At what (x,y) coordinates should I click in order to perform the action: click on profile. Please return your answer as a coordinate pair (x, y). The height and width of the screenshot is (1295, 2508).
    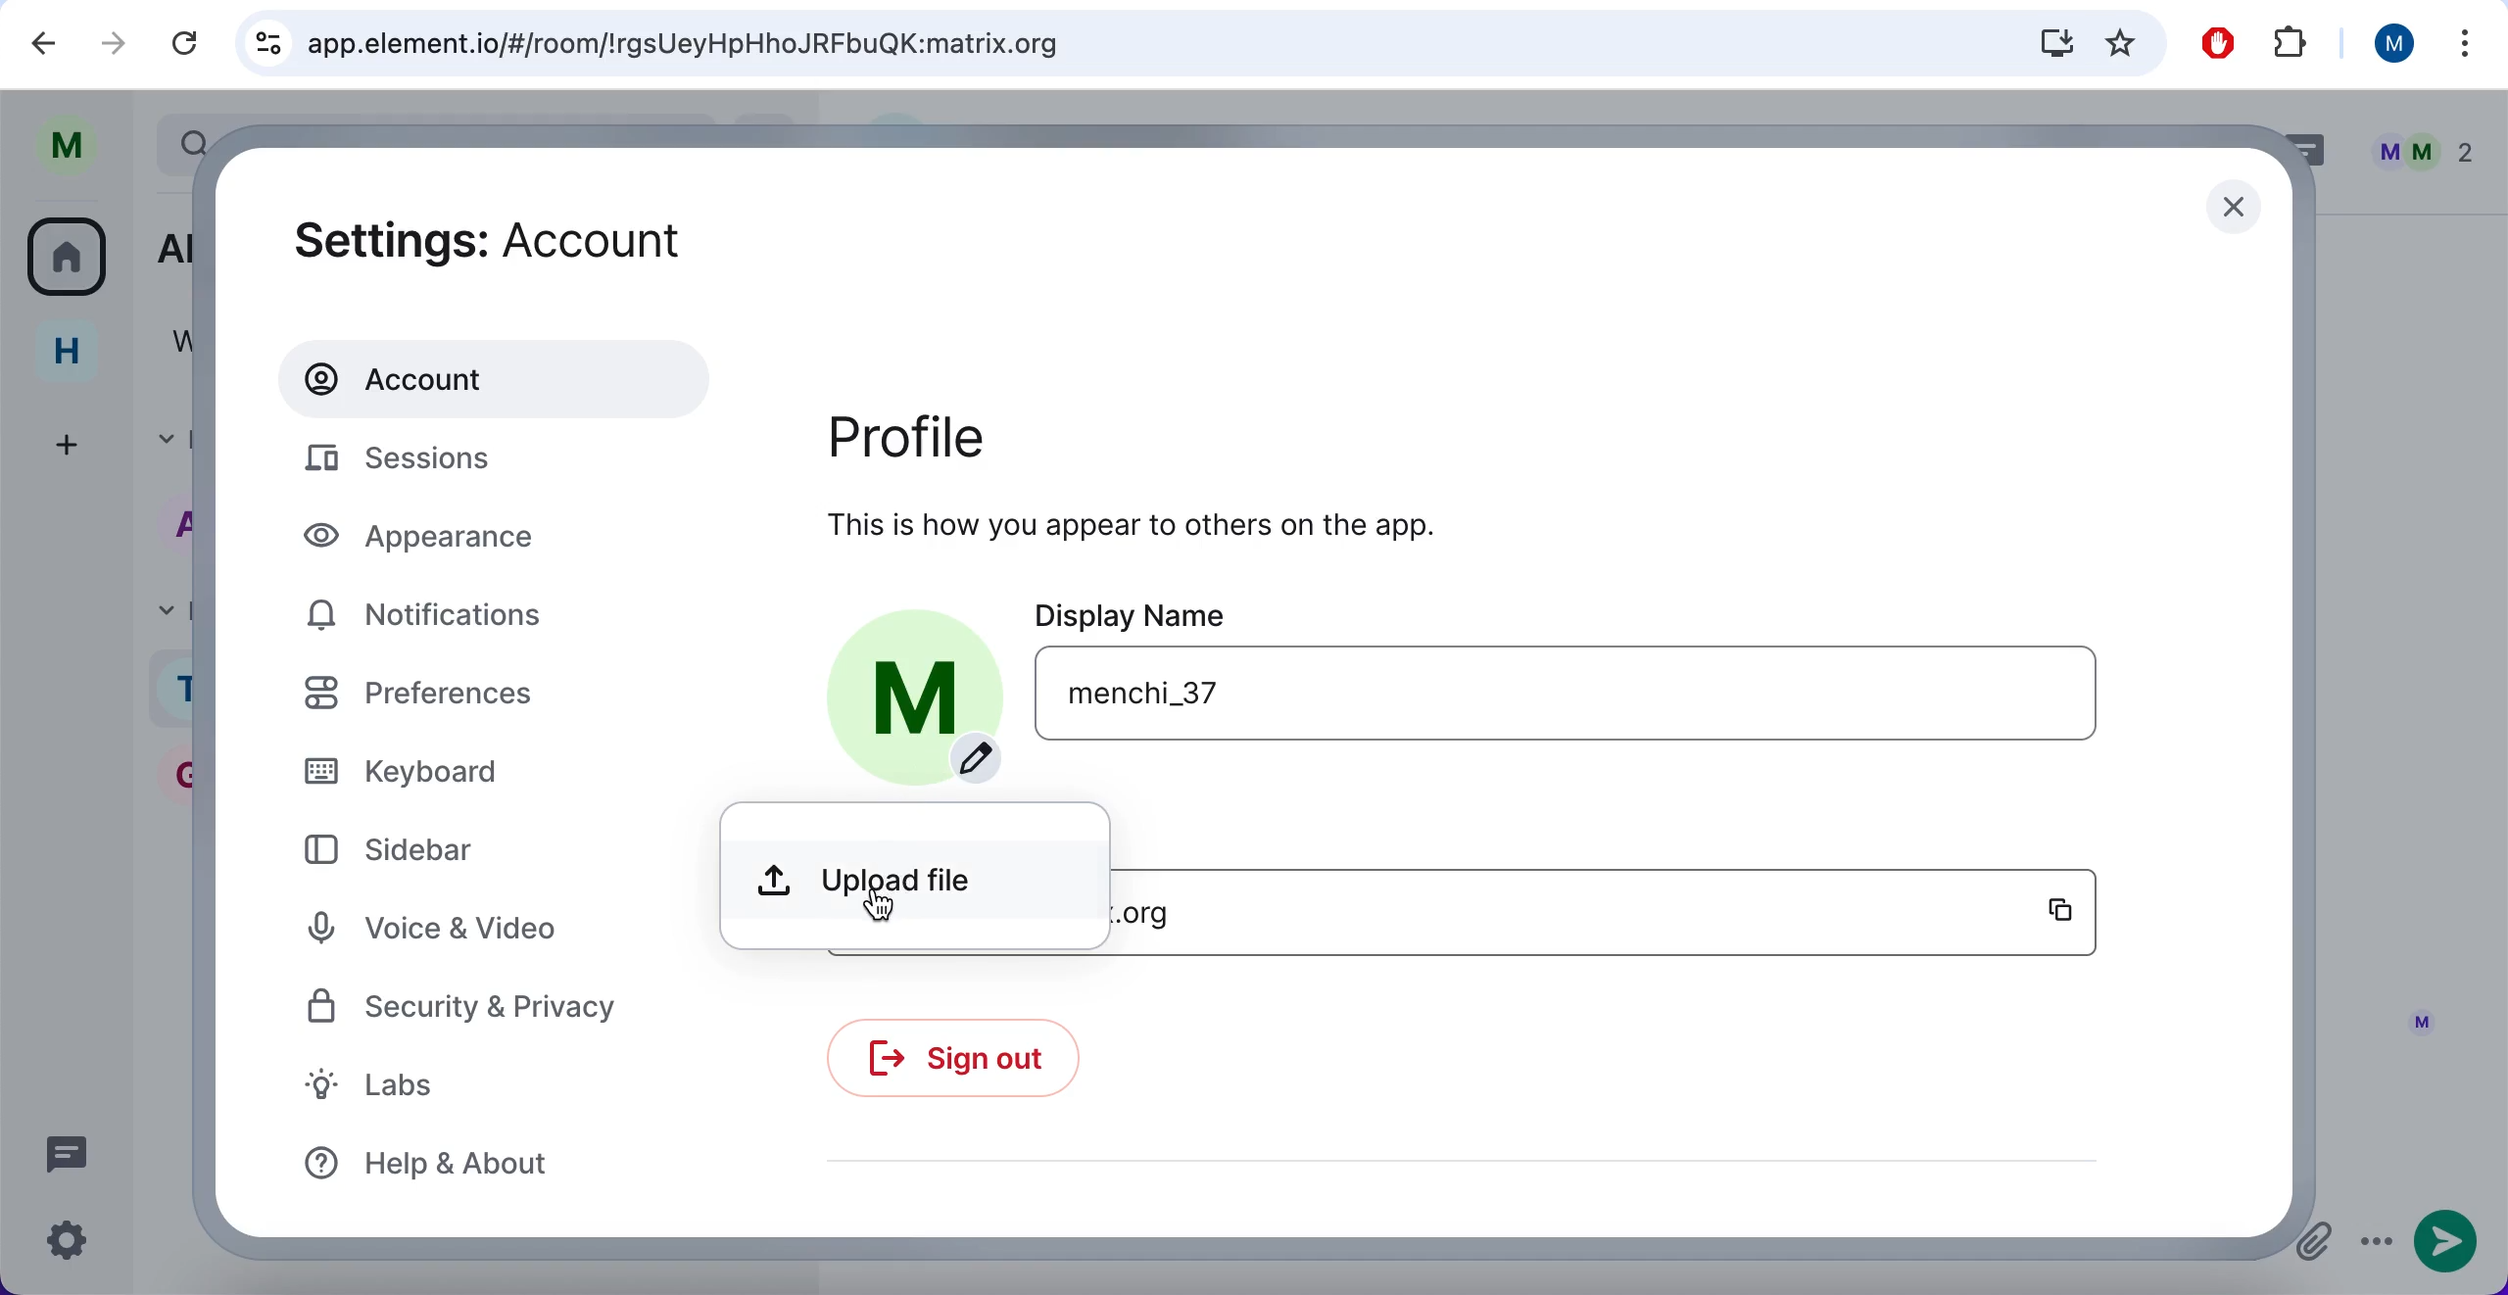
    Looking at the image, I should click on (979, 440).